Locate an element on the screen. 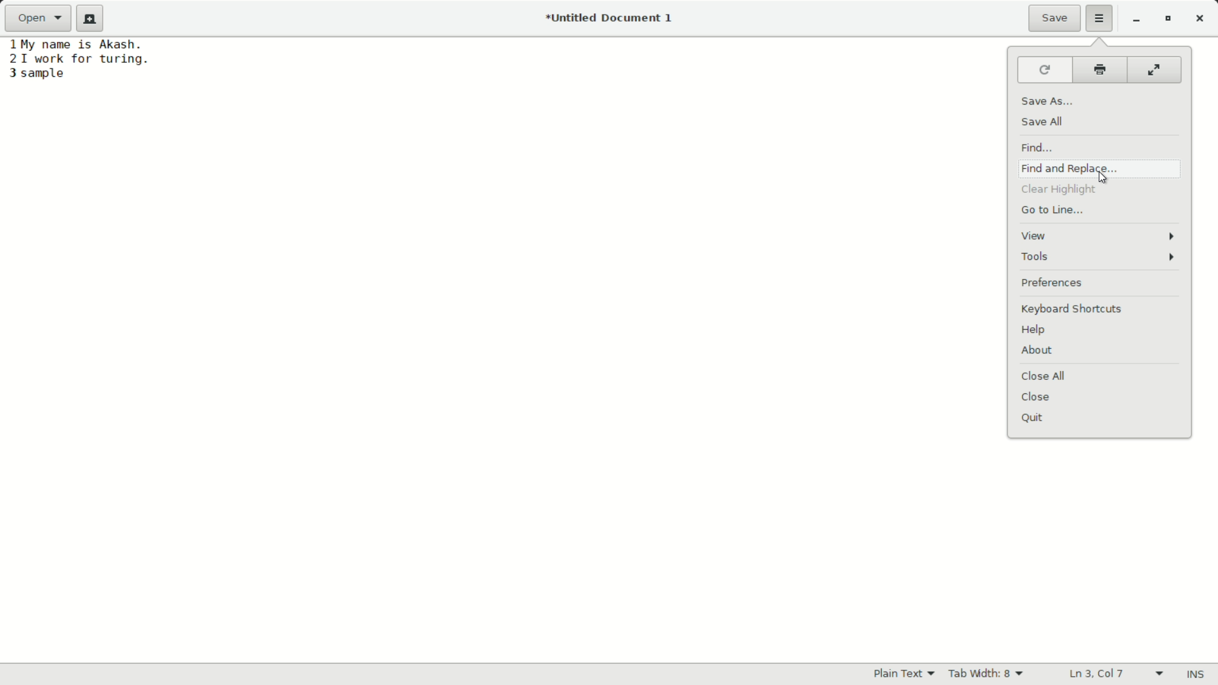  about is located at coordinates (1036, 349).